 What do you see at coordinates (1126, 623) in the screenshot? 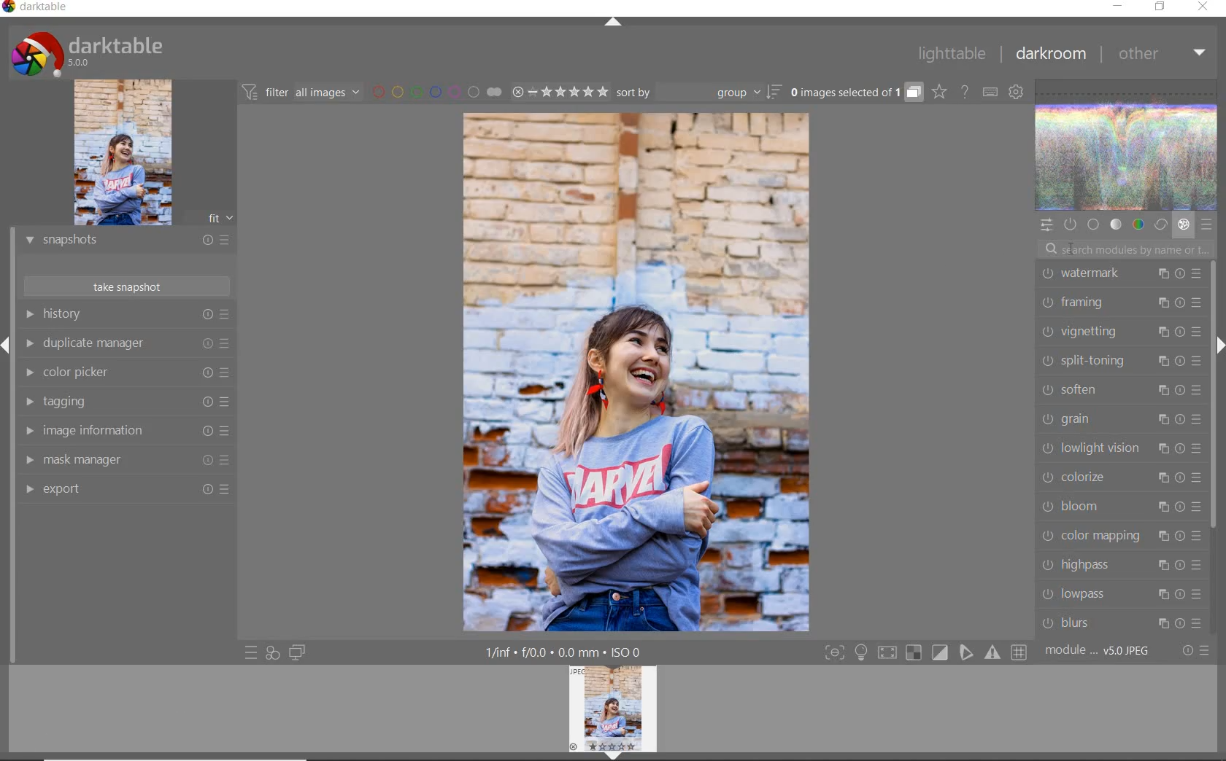
I see `blurs` at bounding box center [1126, 623].